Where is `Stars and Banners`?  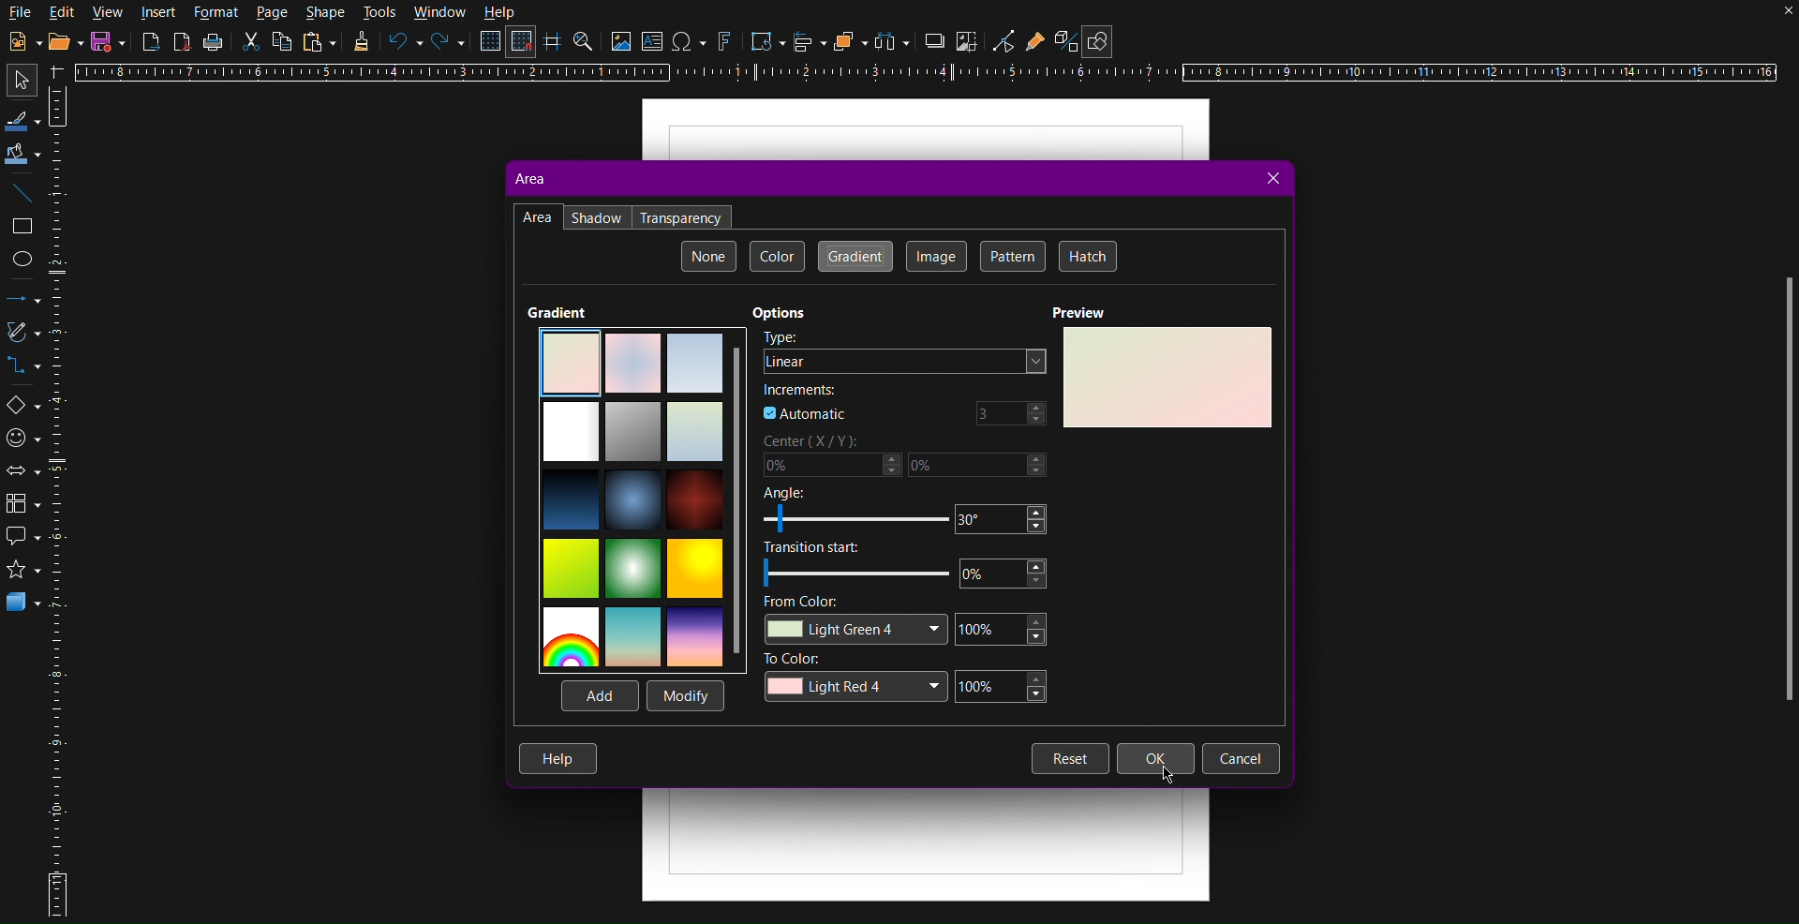
Stars and Banners is located at coordinates (22, 574).